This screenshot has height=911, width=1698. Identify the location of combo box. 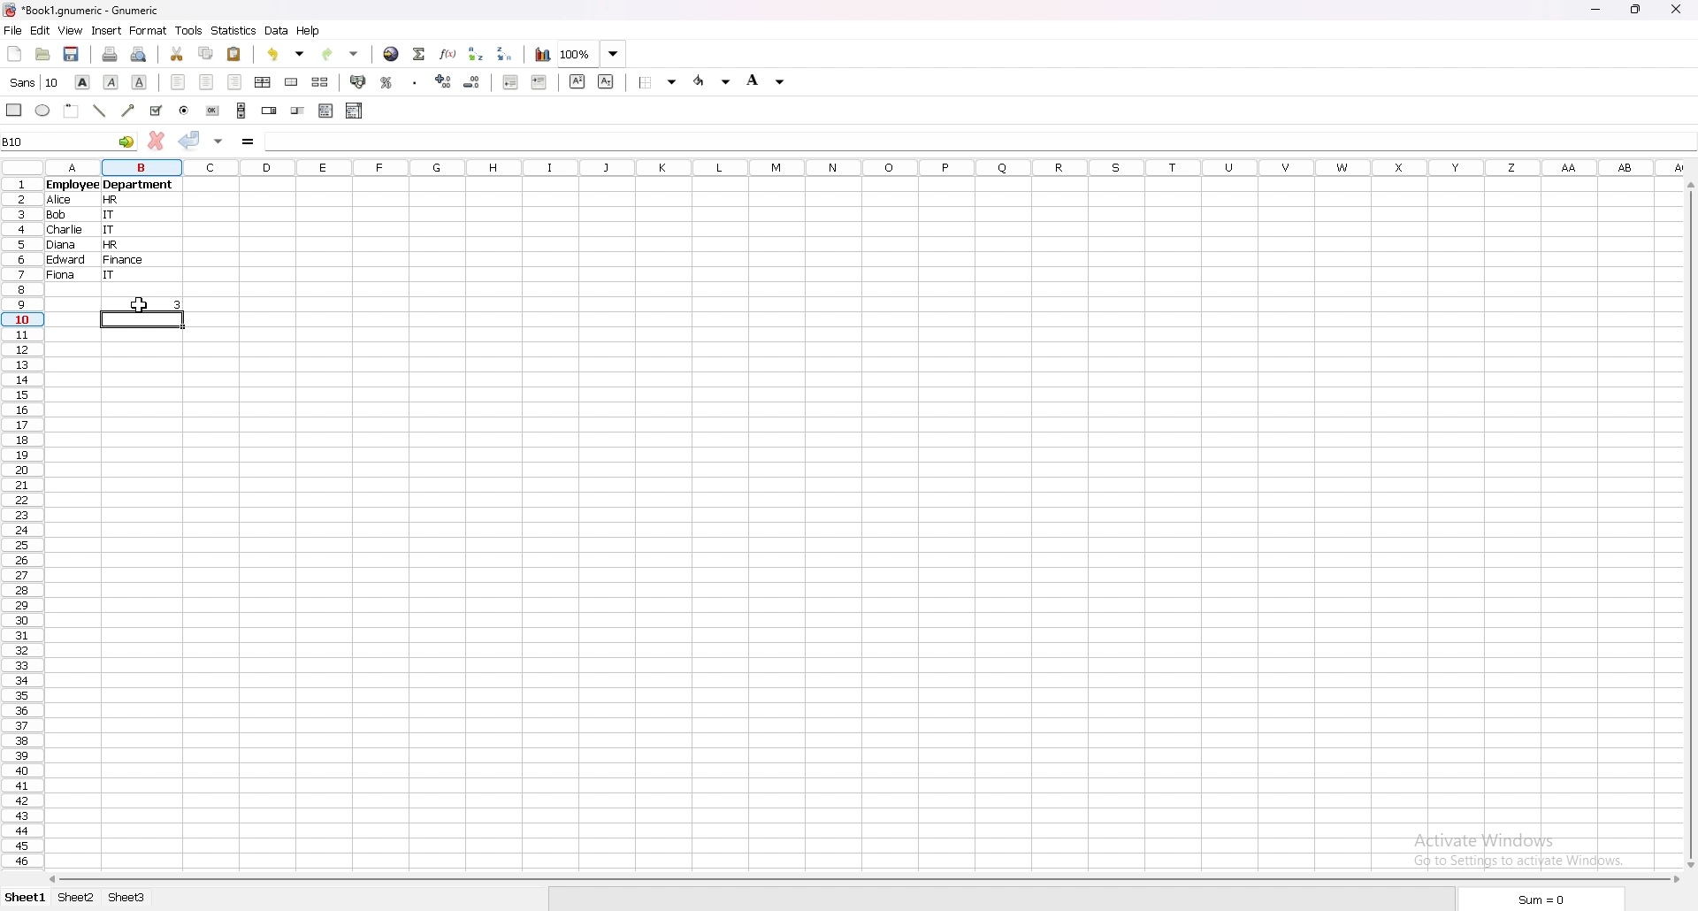
(355, 111).